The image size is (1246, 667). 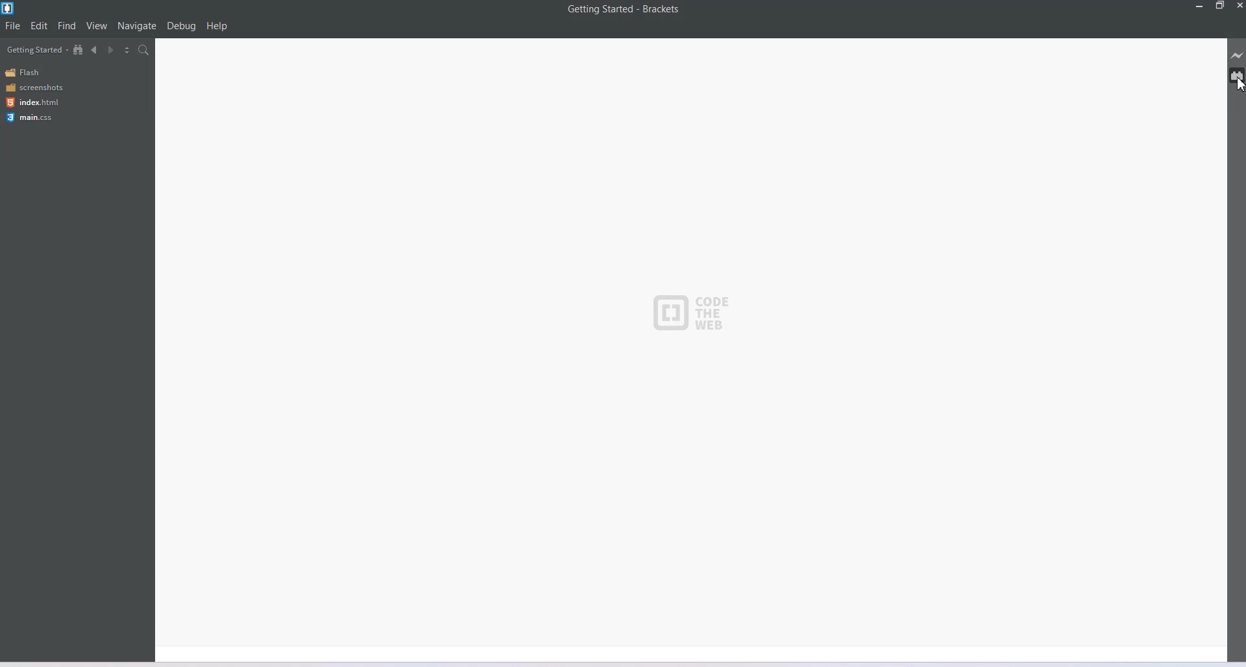 I want to click on Debug, so click(x=181, y=26).